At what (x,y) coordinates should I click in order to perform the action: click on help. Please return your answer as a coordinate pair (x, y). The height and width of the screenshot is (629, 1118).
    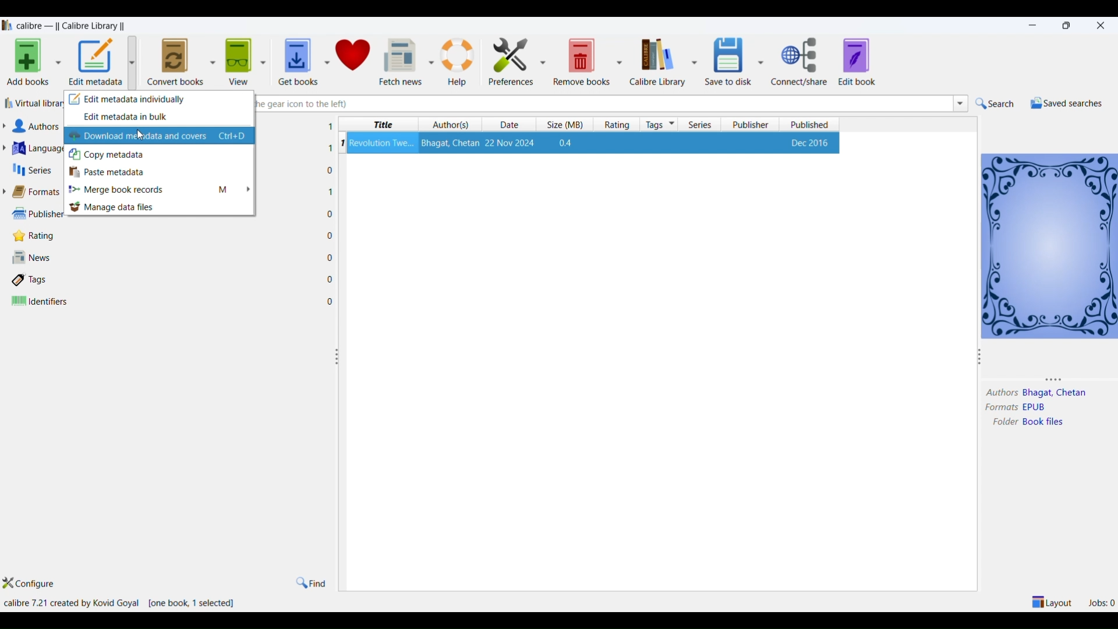
    Looking at the image, I should click on (459, 61).